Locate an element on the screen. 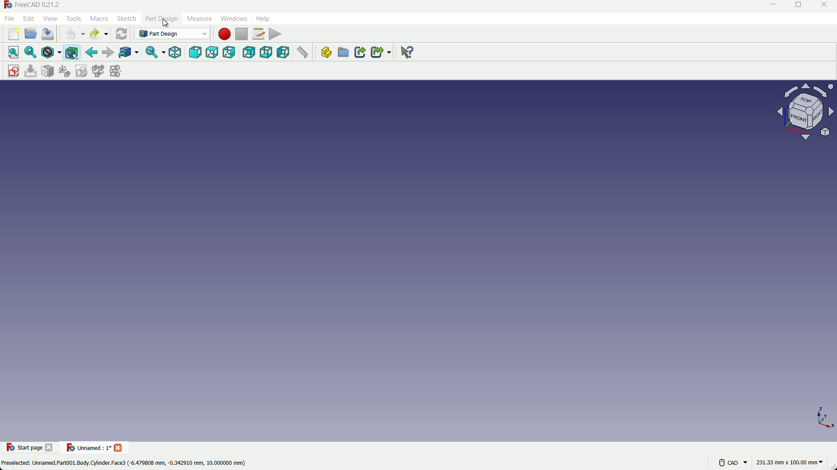 The height and width of the screenshot is (470, 837). help menu is located at coordinates (263, 19).